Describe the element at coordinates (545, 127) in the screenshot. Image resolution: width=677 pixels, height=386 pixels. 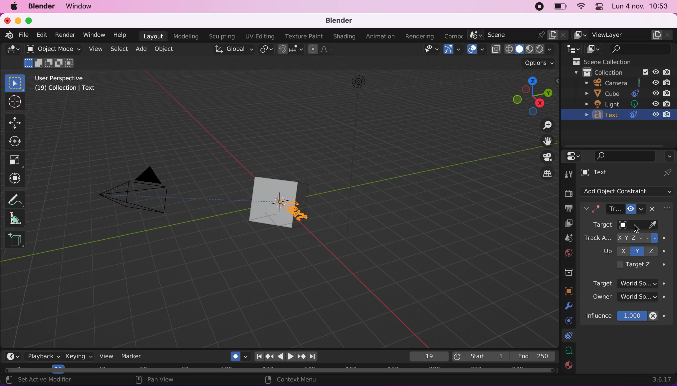
I see `zoom in/out` at that location.